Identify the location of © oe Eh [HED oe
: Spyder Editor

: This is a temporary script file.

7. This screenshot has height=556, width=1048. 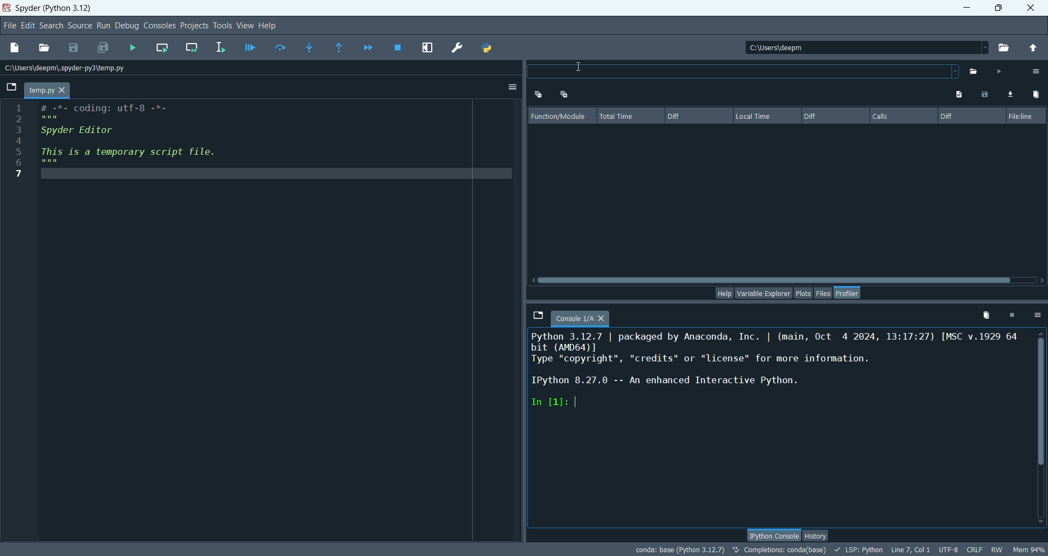
(120, 147).